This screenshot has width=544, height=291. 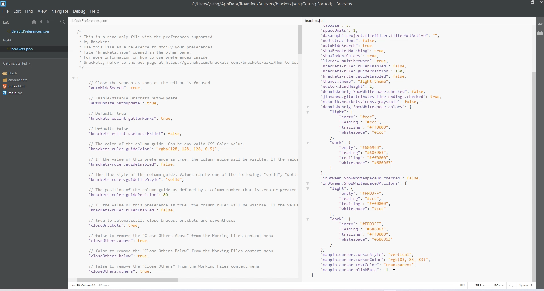 What do you see at coordinates (7, 40) in the screenshot?
I see `Right` at bounding box center [7, 40].